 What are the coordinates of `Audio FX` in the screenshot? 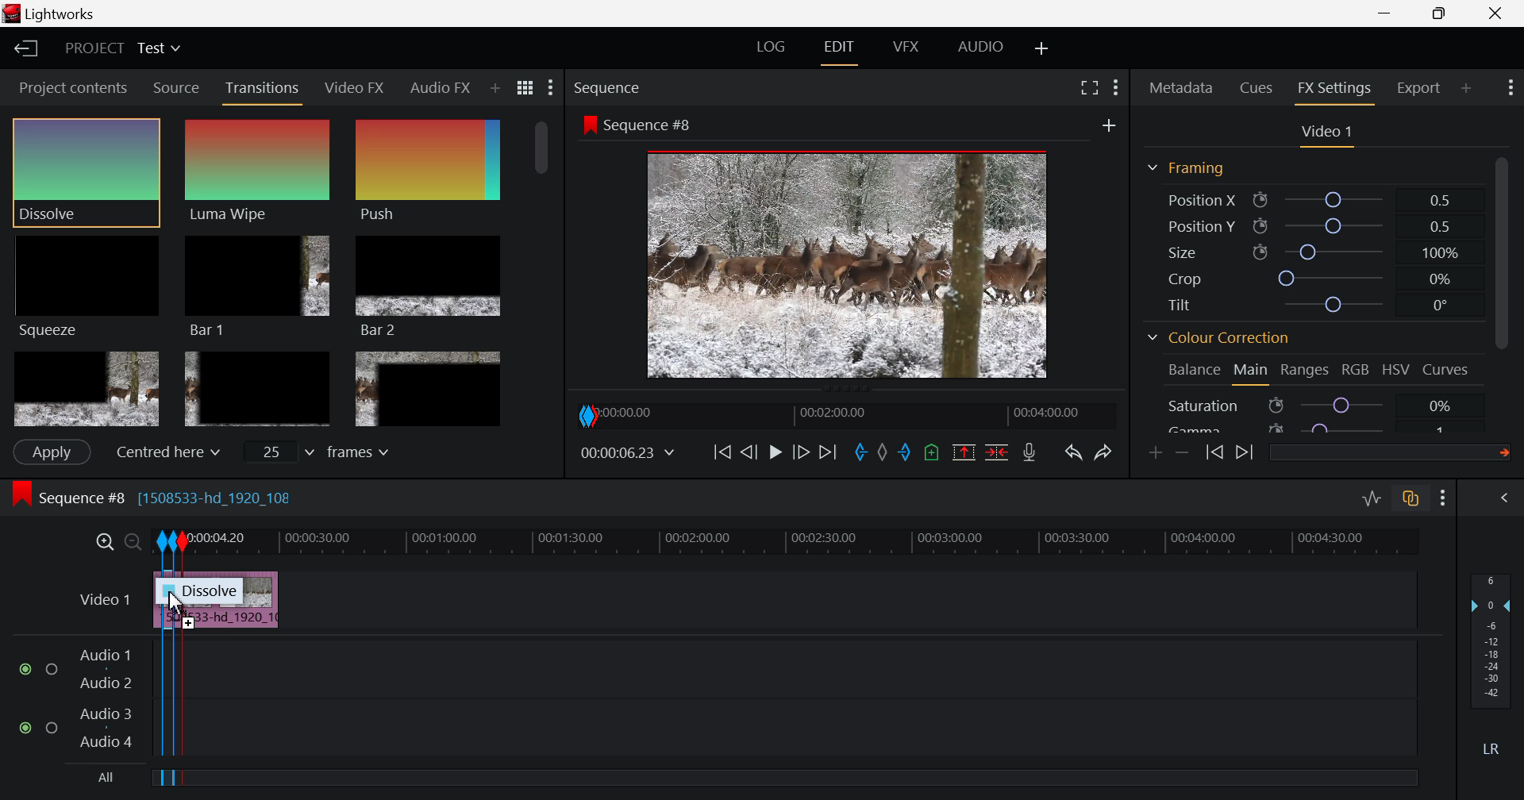 It's located at (438, 89).